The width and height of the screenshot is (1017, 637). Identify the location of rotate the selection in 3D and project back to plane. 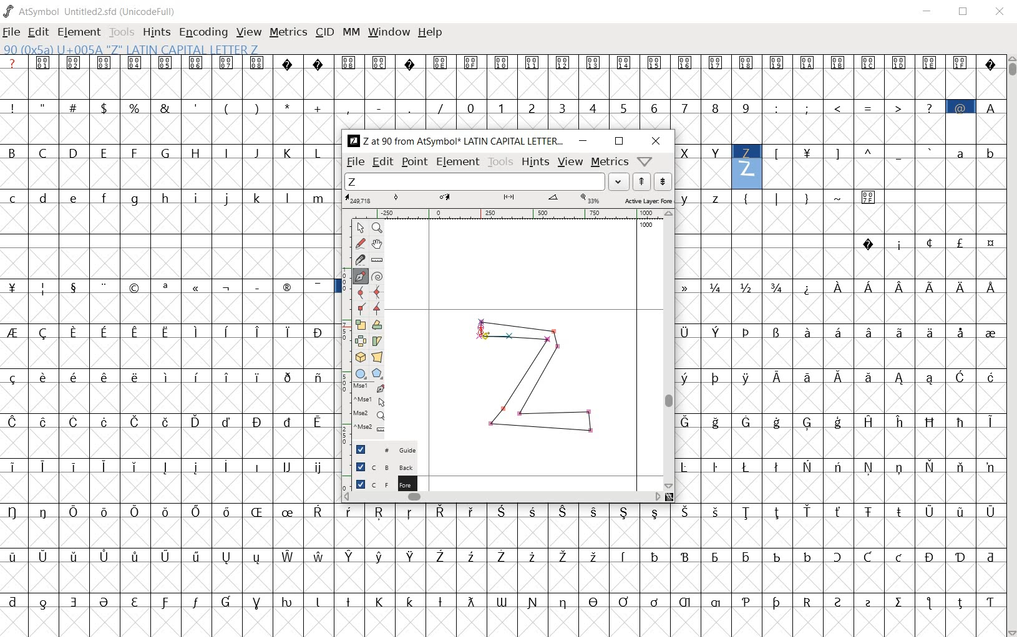
(360, 357).